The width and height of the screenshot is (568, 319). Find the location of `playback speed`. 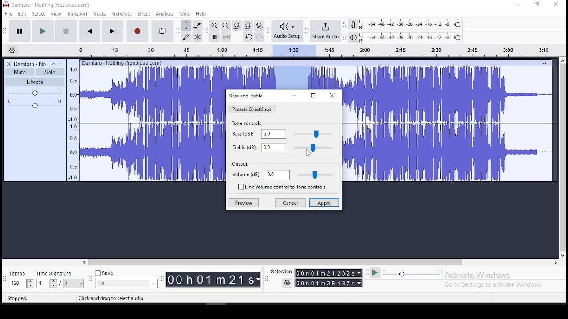

playback speed is located at coordinates (412, 272).